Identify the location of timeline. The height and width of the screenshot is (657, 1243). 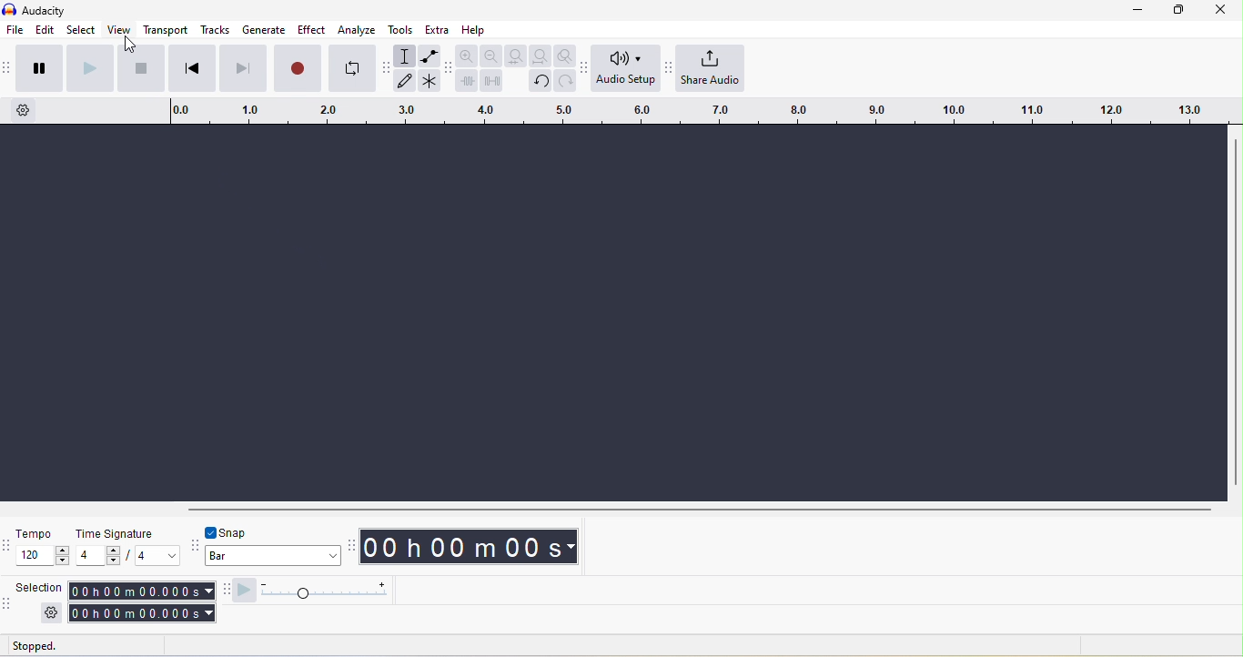
(701, 111).